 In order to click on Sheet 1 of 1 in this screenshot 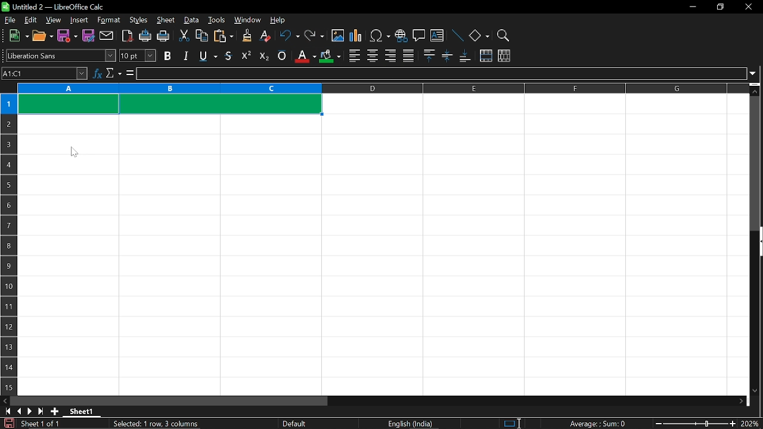, I will do `click(41, 424)`.